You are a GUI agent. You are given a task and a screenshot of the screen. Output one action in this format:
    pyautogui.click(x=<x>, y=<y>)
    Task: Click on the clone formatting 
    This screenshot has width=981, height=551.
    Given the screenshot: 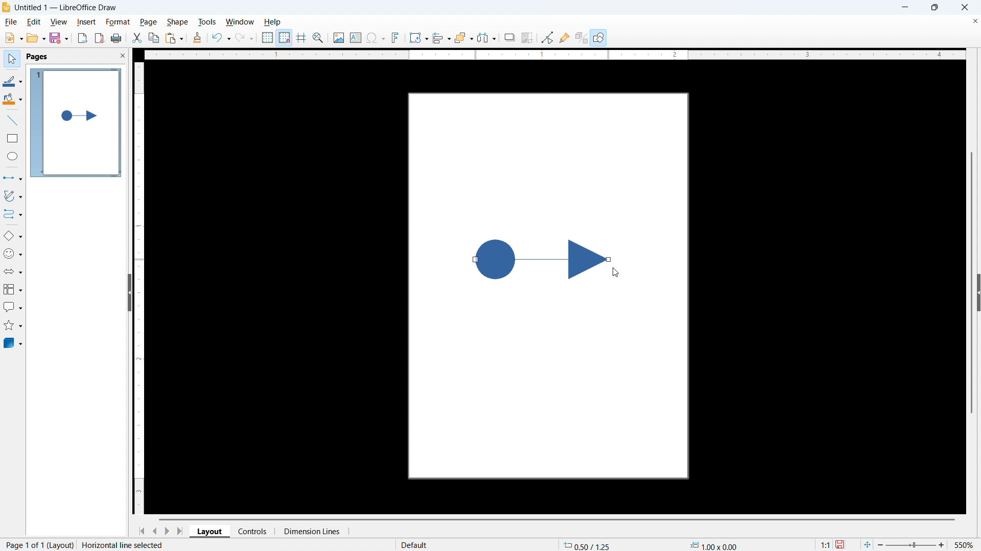 What is the action you would take?
    pyautogui.click(x=197, y=38)
    